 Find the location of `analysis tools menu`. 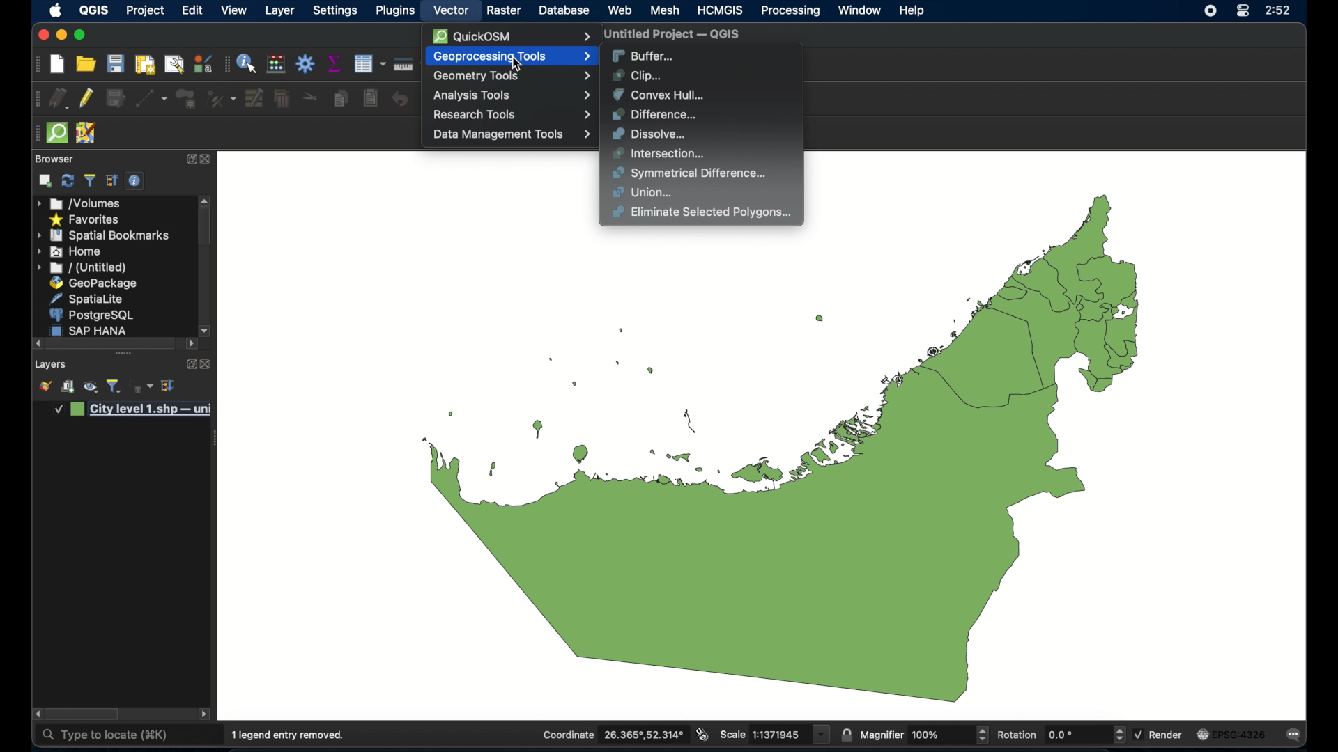

analysis tools menu is located at coordinates (511, 95).